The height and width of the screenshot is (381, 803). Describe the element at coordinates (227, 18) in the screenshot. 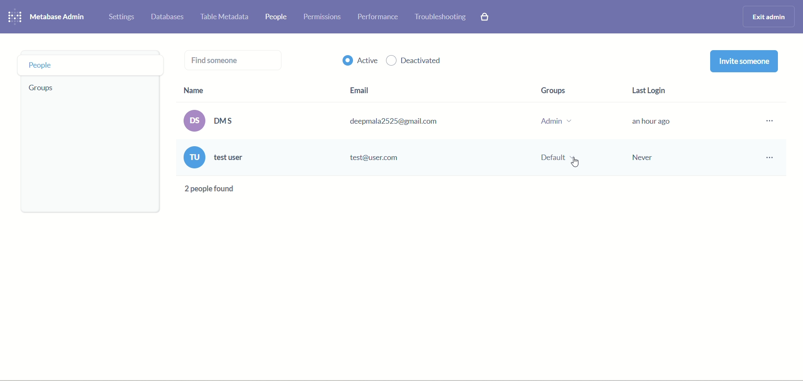

I see `table meta` at that location.